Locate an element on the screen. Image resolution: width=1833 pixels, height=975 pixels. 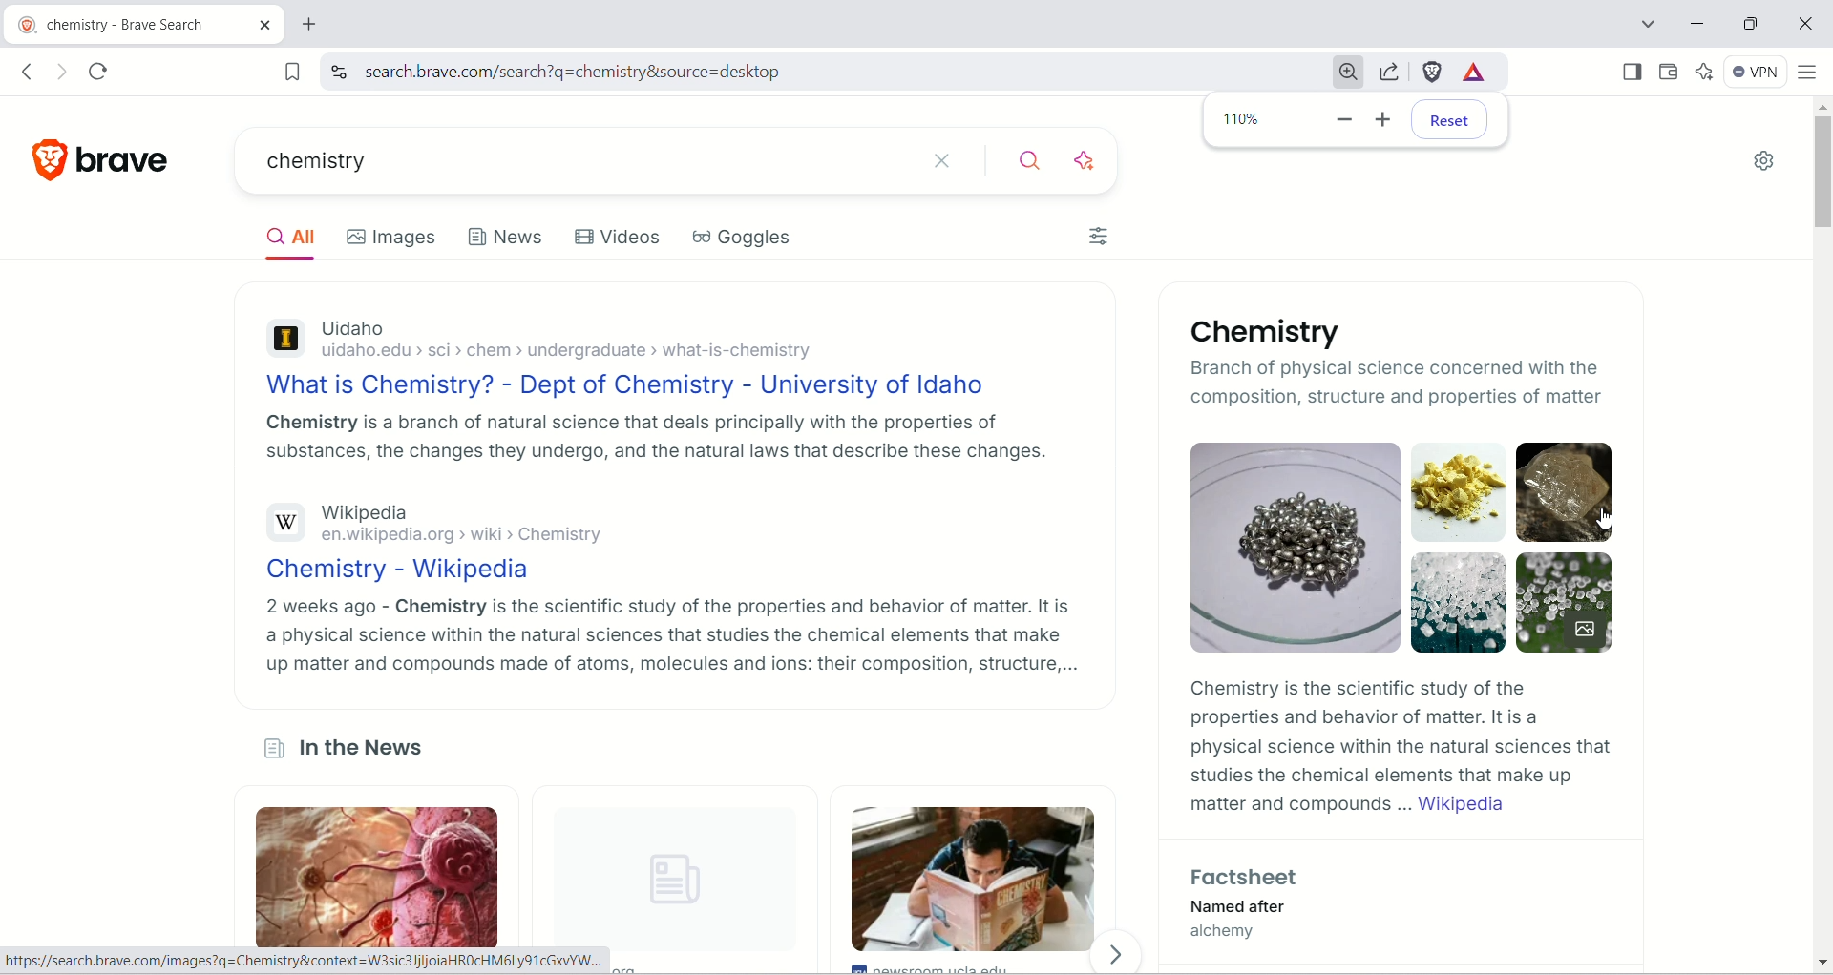
customize and control board is located at coordinates (1806, 72).